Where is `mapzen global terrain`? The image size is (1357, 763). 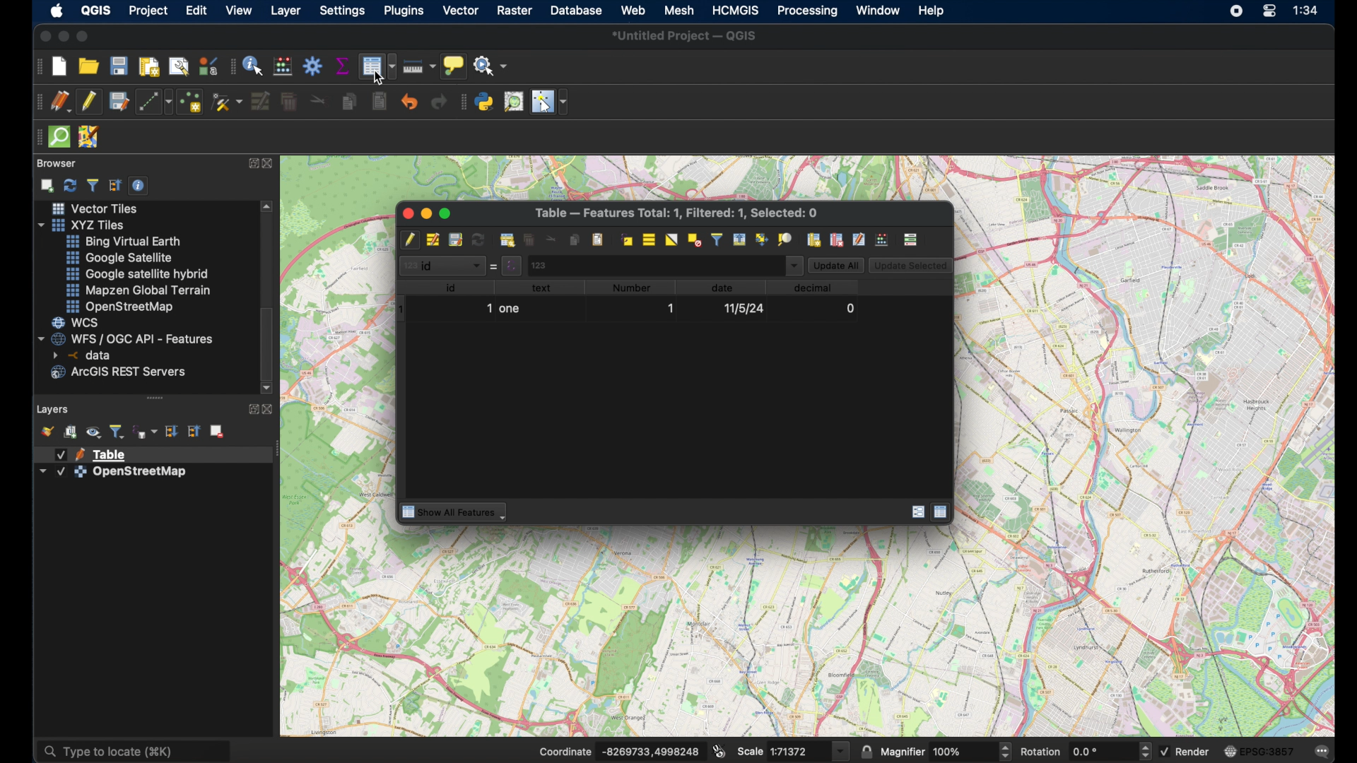
mapzen global terrain is located at coordinates (139, 291).